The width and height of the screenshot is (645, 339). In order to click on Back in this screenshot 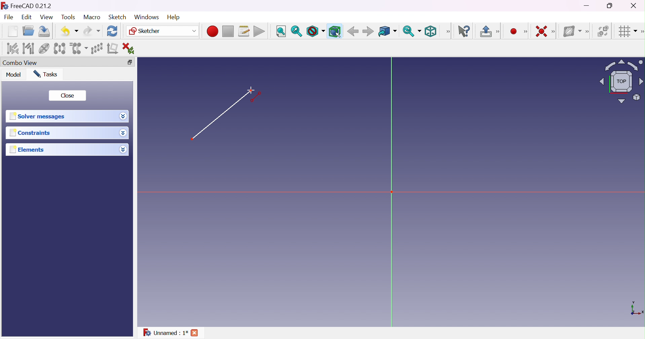, I will do `click(353, 32)`.